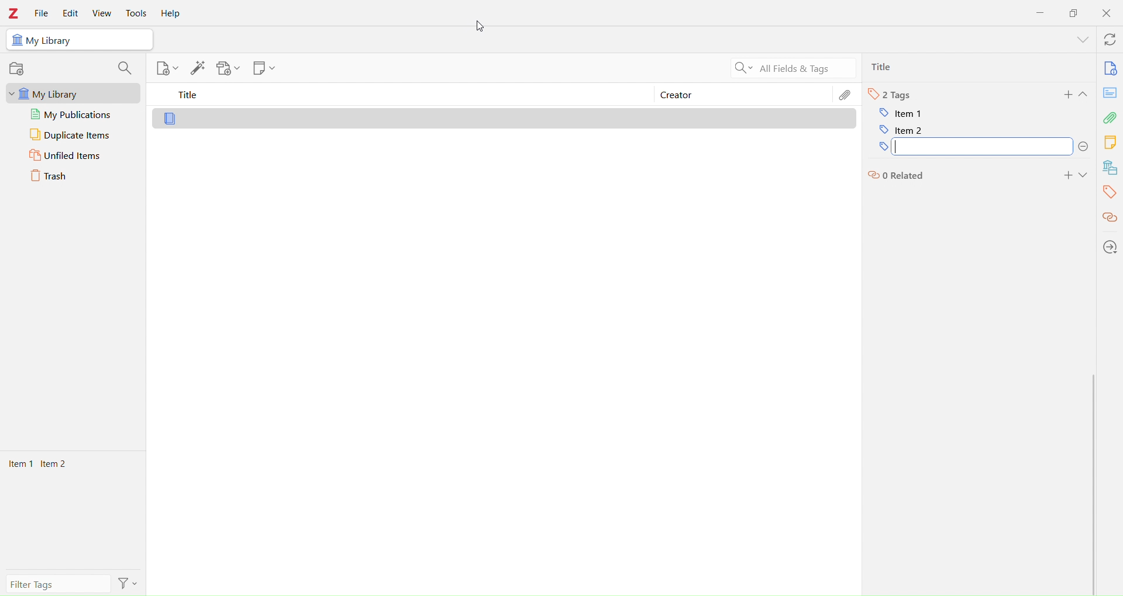  I want to click on , so click(137, 13).